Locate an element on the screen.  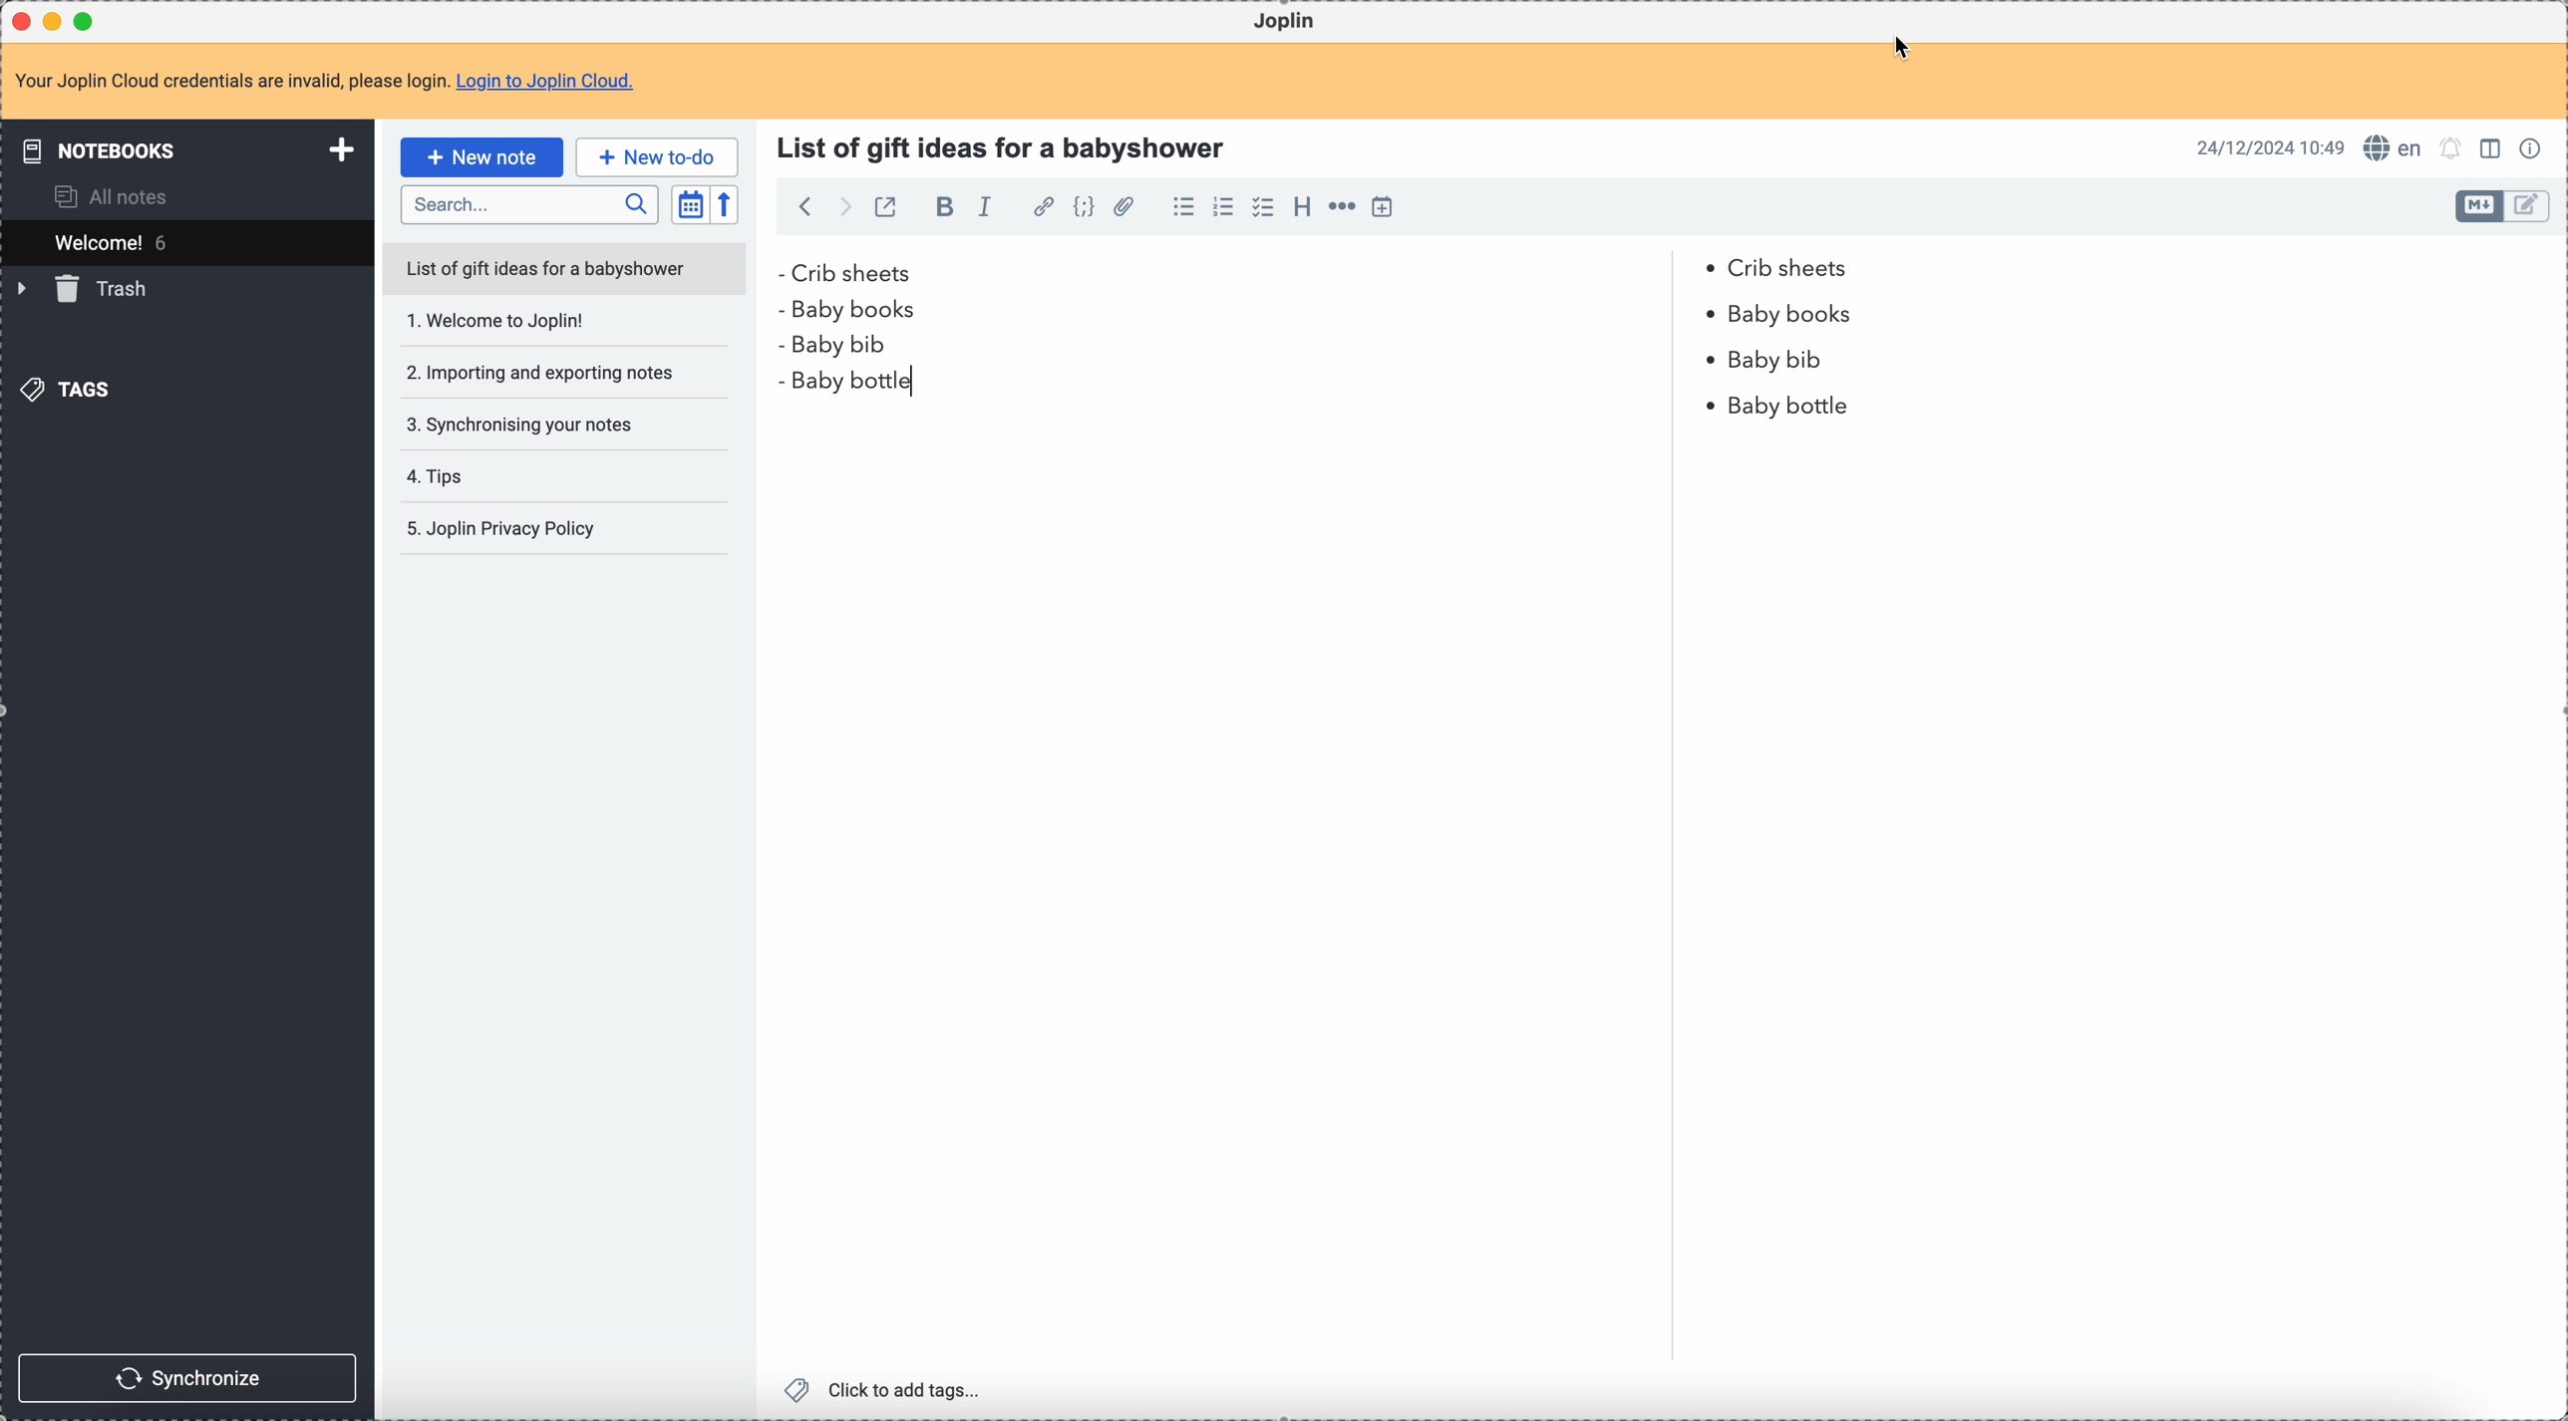
tags is located at coordinates (65, 391).